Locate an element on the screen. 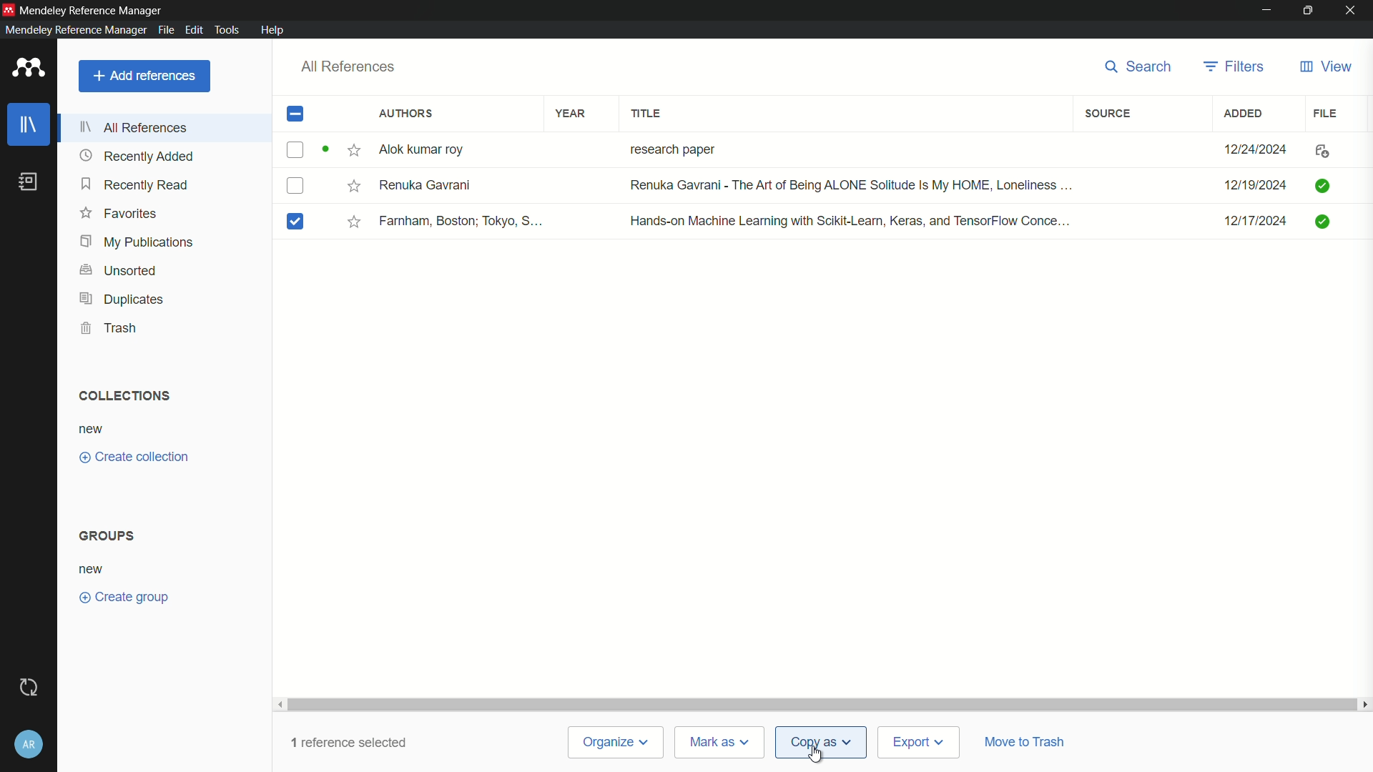 This screenshot has width=1373, height=772. library is located at coordinates (29, 124).